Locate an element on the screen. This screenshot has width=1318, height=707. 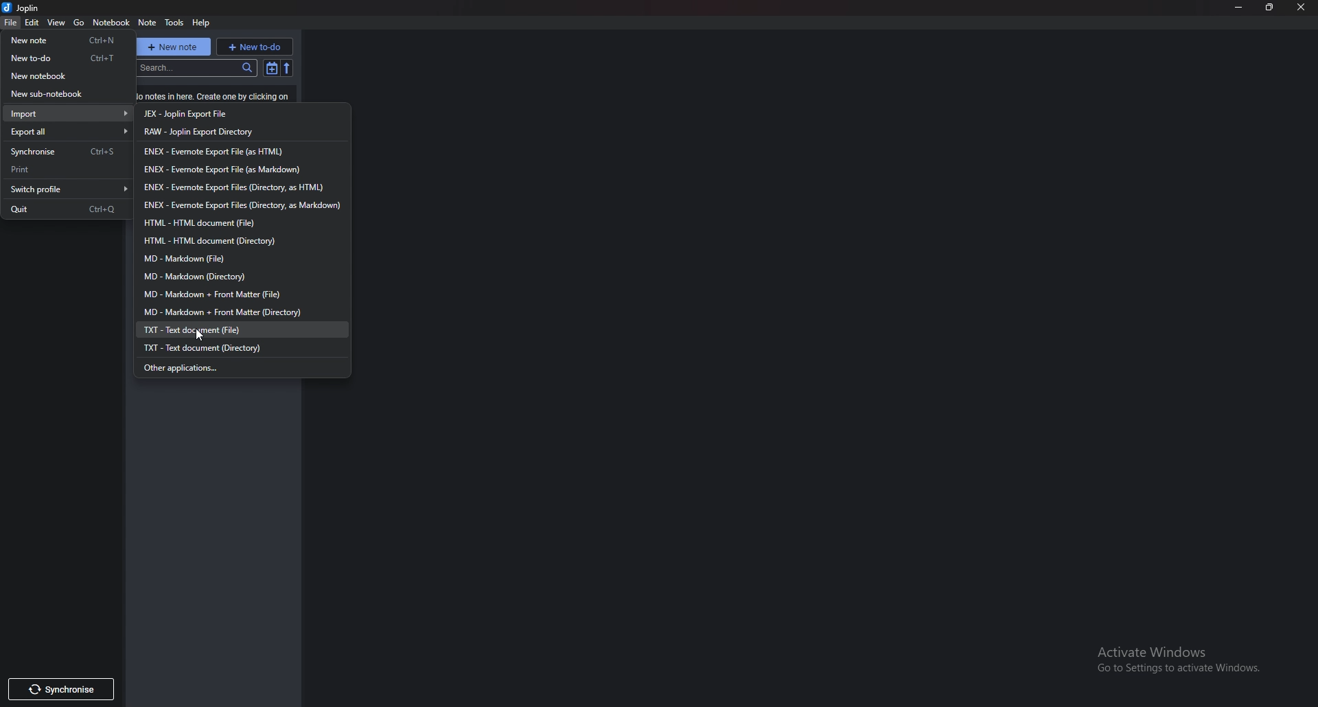
New note is located at coordinates (174, 47).